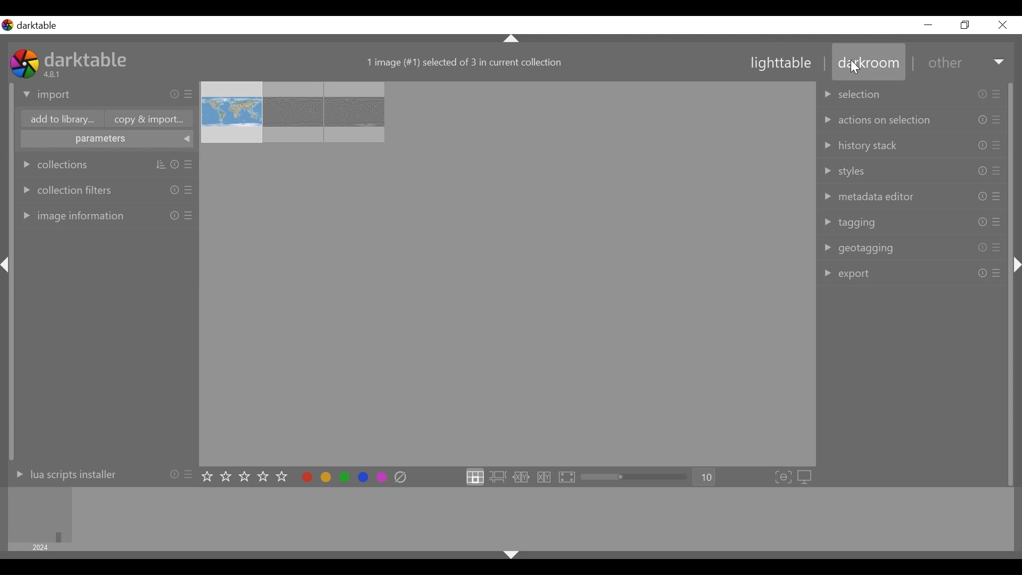 The image size is (1022, 575). What do you see at coordinates (707, 477) in the screenshot?
I see `Zoom factor` at bounding box center [707, 477].